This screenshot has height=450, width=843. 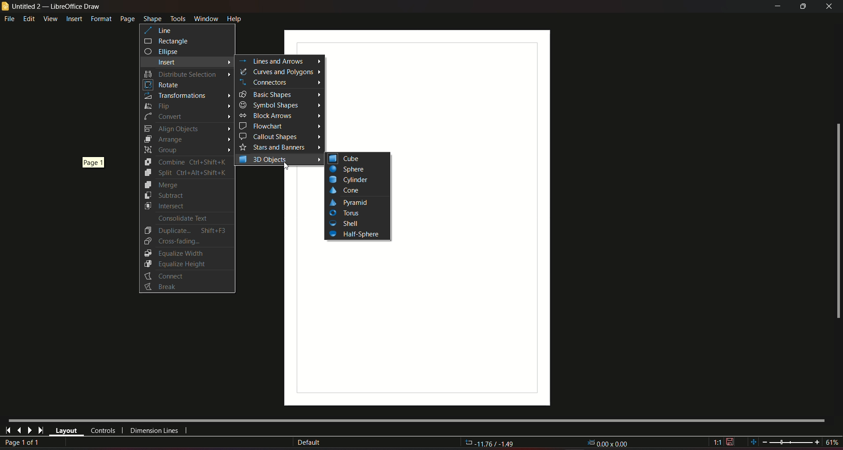 I want to click on tools, so click(x=177, y=18).